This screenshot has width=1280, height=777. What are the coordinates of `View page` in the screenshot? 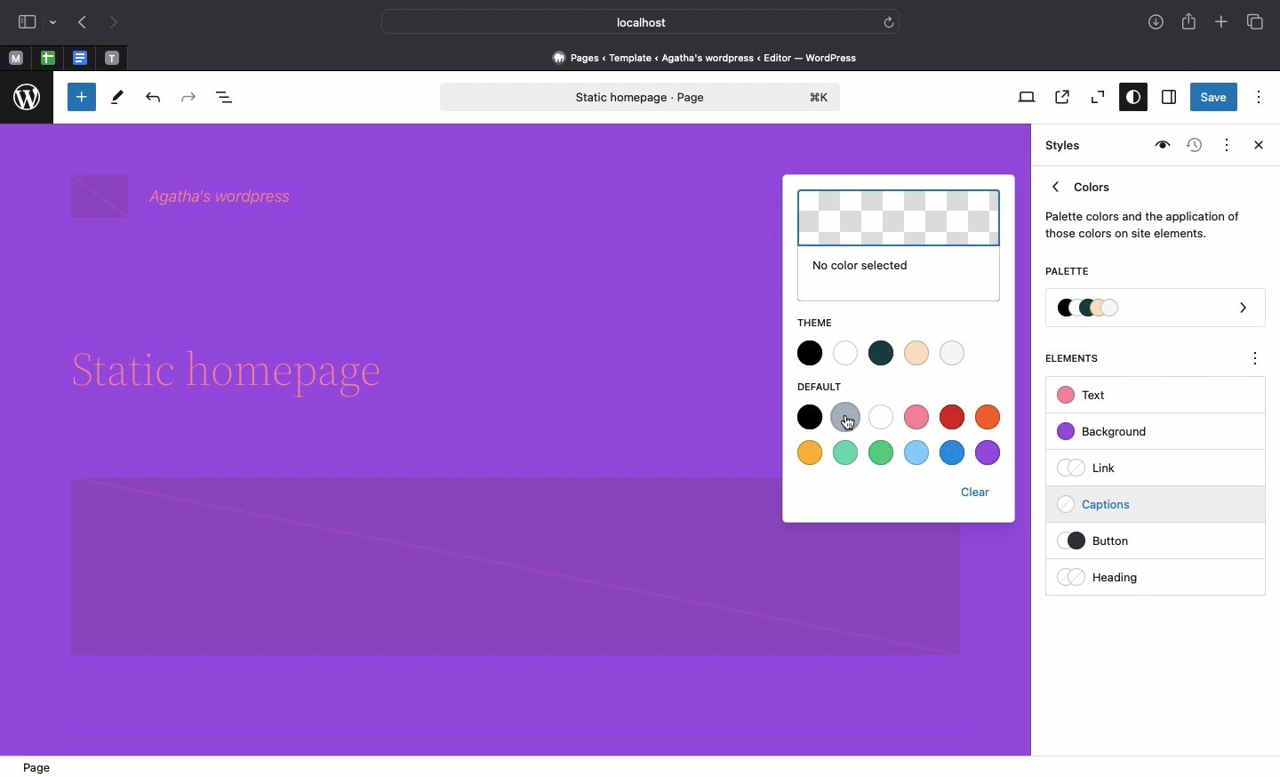 It's located at (1060, 97).